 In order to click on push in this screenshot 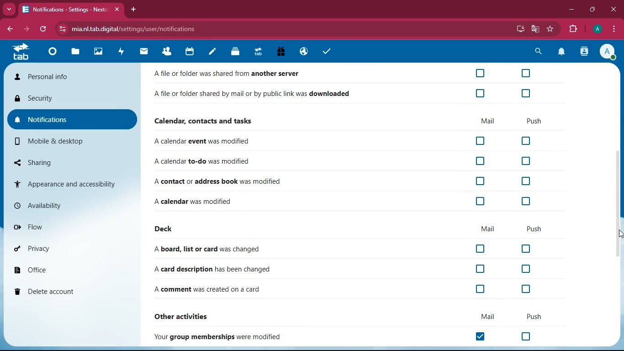, I will do `click(531, 316)`.